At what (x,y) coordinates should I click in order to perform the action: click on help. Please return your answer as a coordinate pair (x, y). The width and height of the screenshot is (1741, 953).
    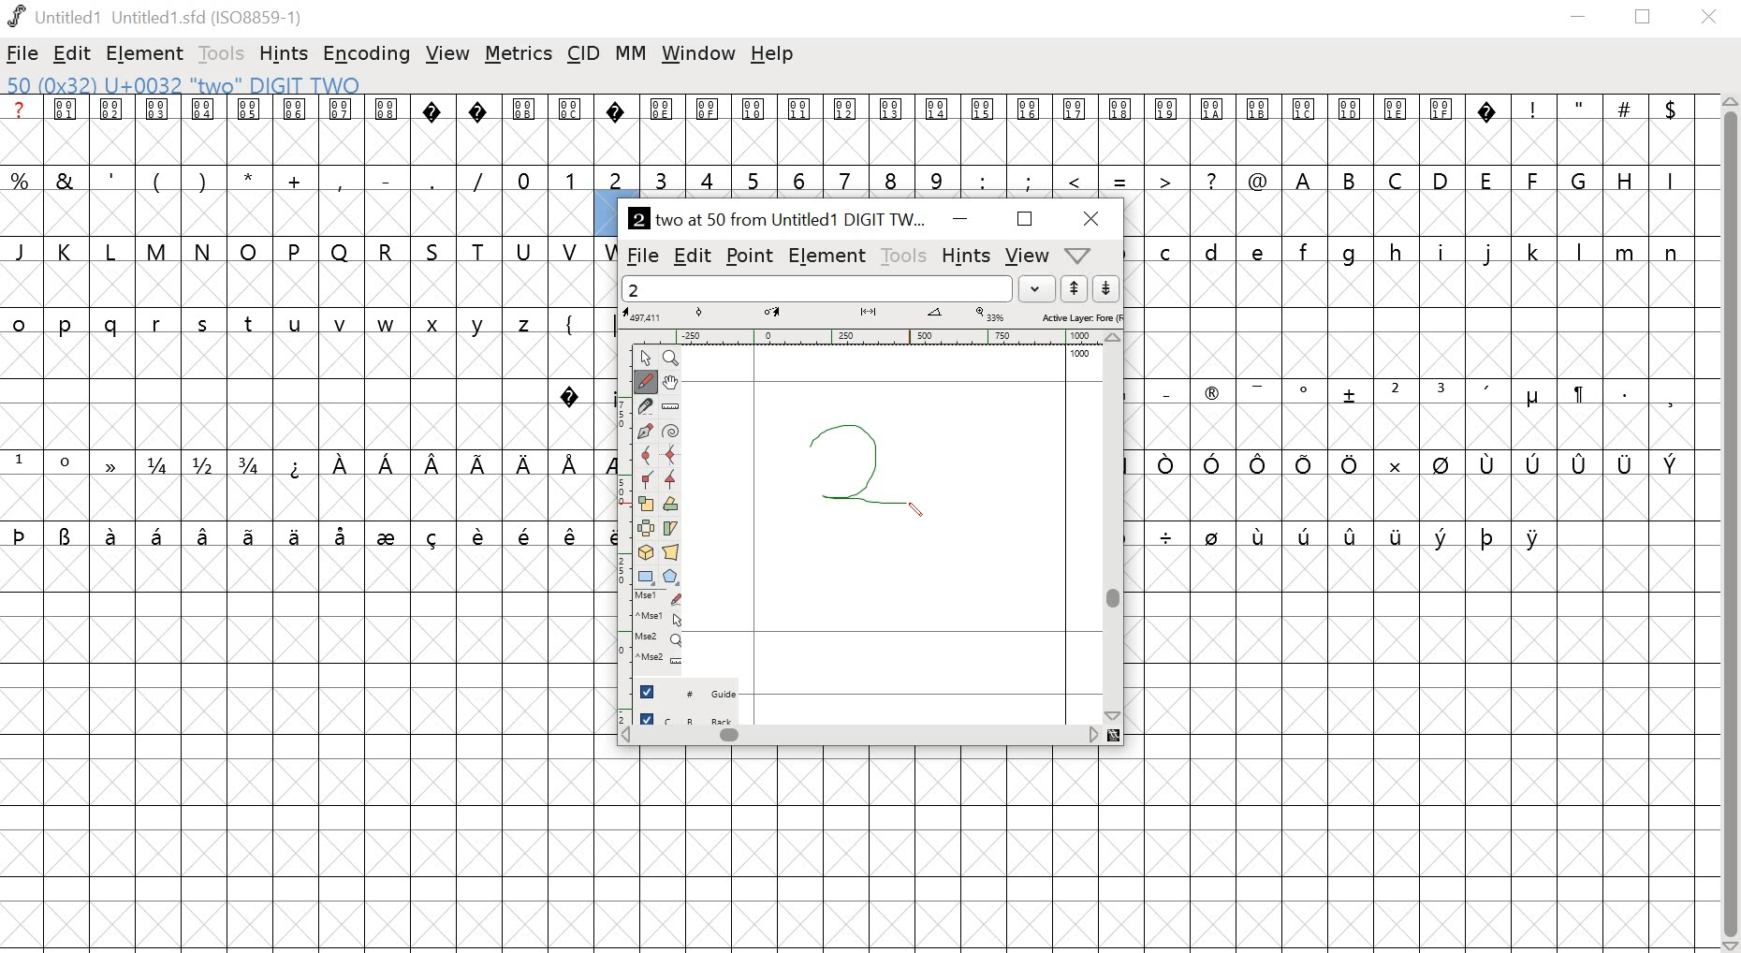
    Looking at the image, I should click on (772, 56).